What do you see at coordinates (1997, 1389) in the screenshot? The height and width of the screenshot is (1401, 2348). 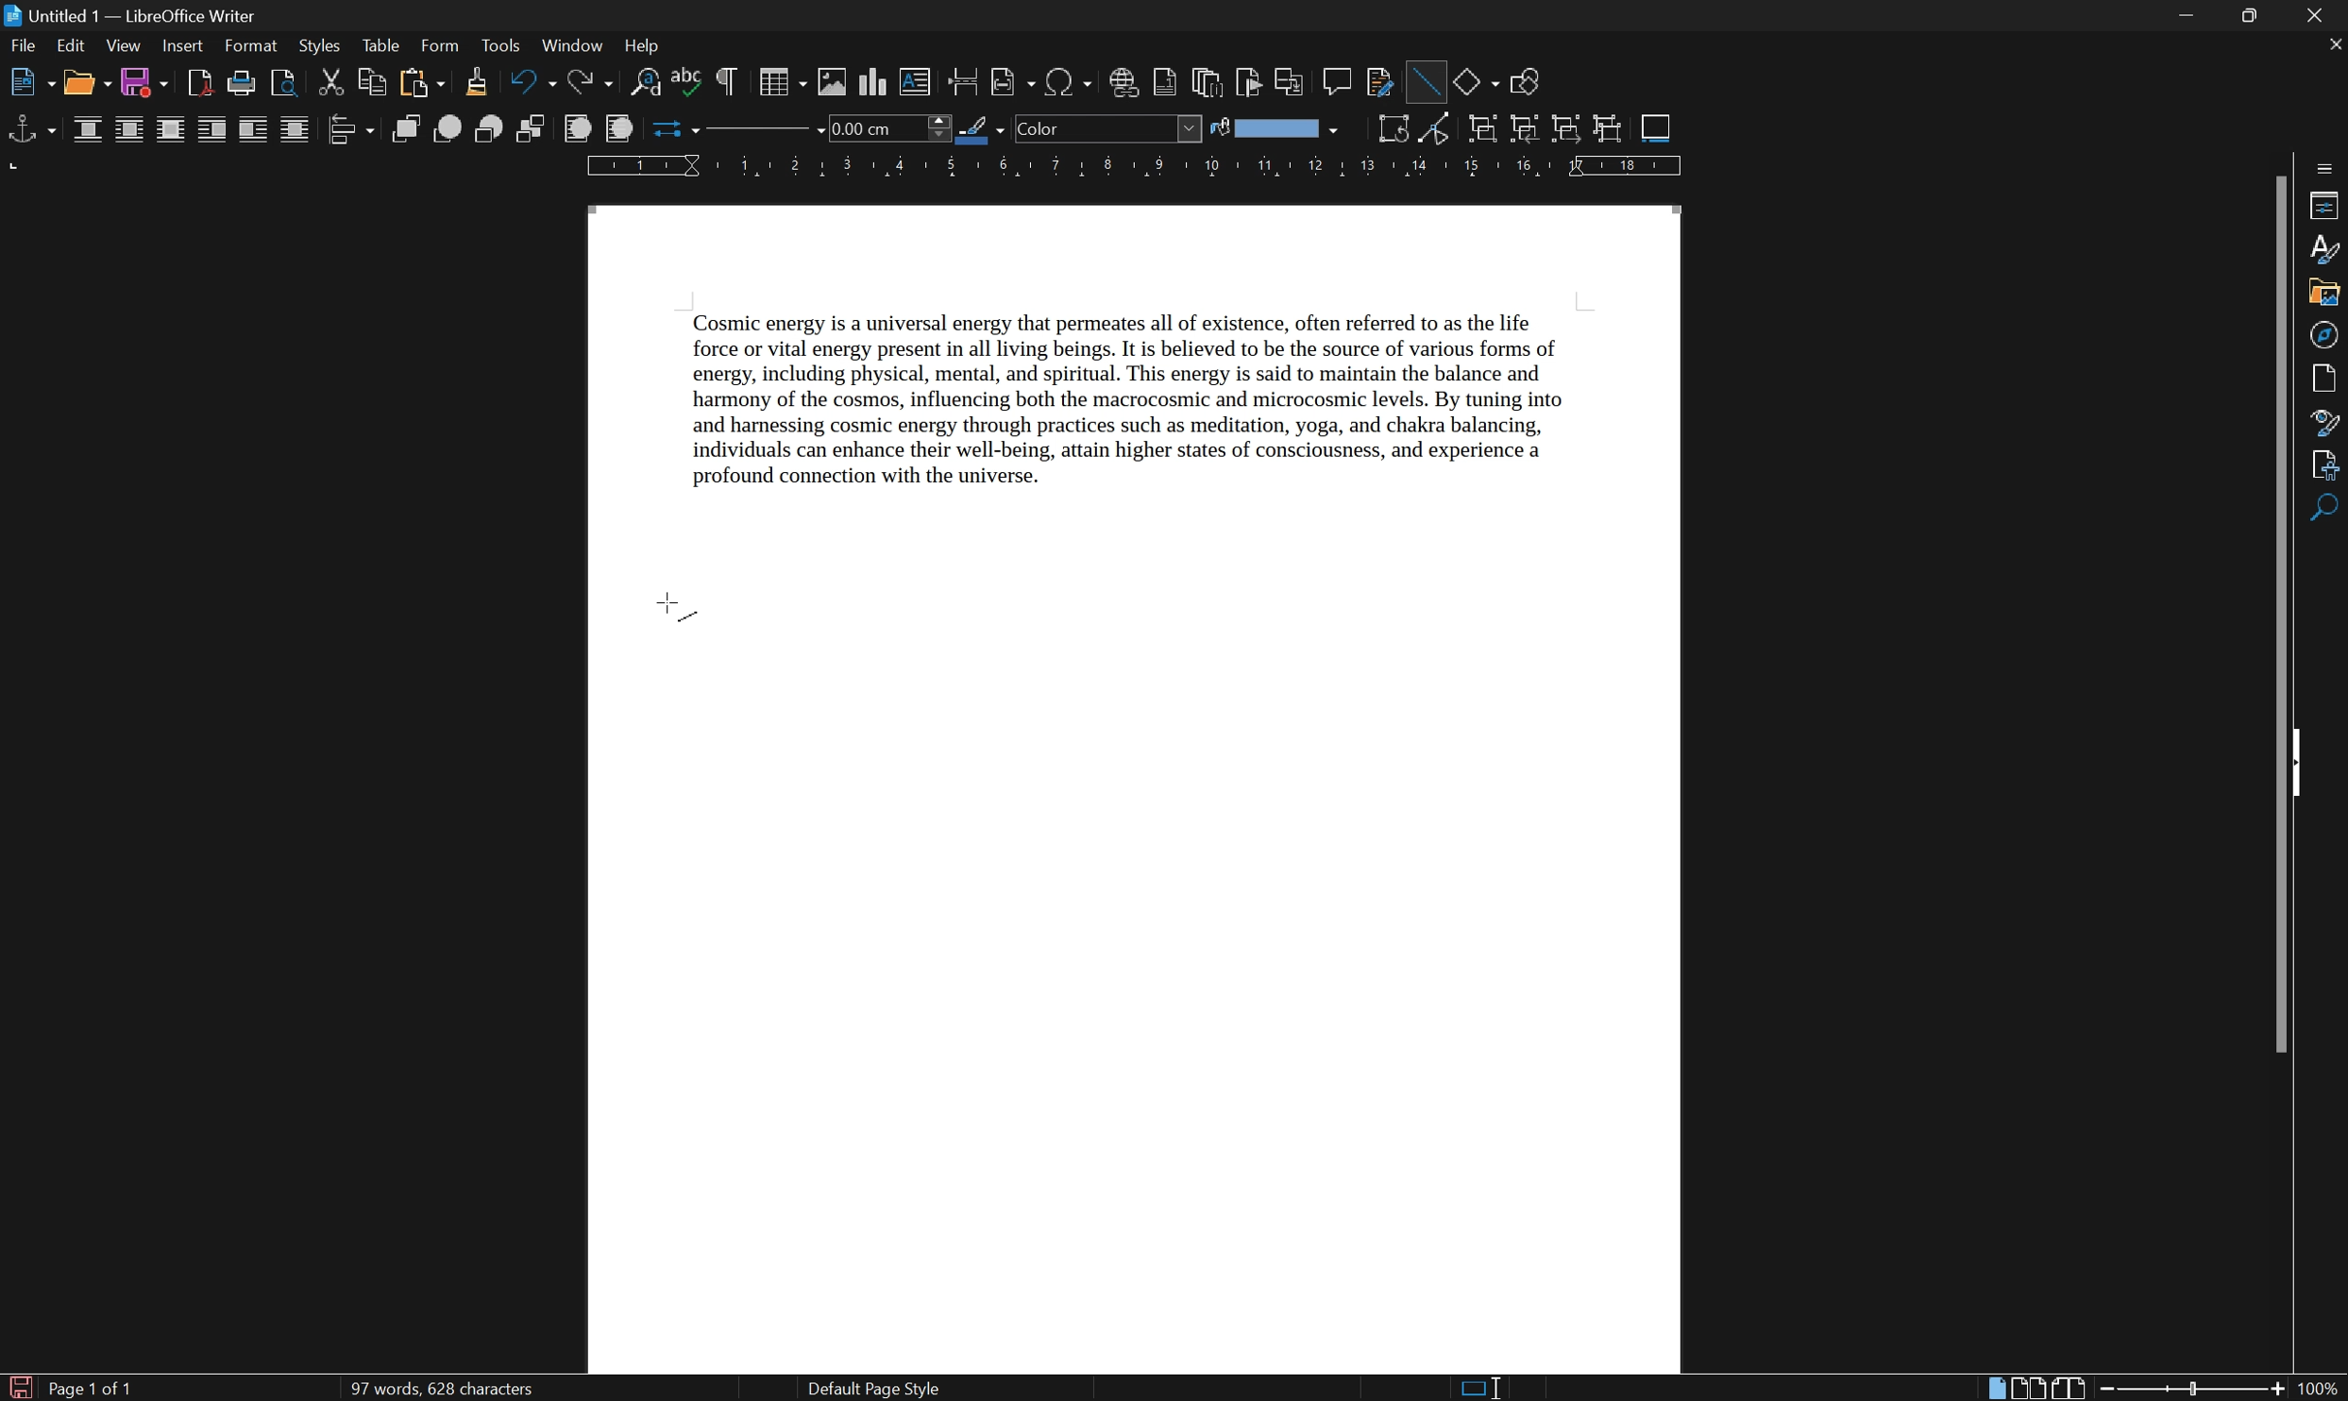 I see `single page view` at bounding box center [1997, 1389].